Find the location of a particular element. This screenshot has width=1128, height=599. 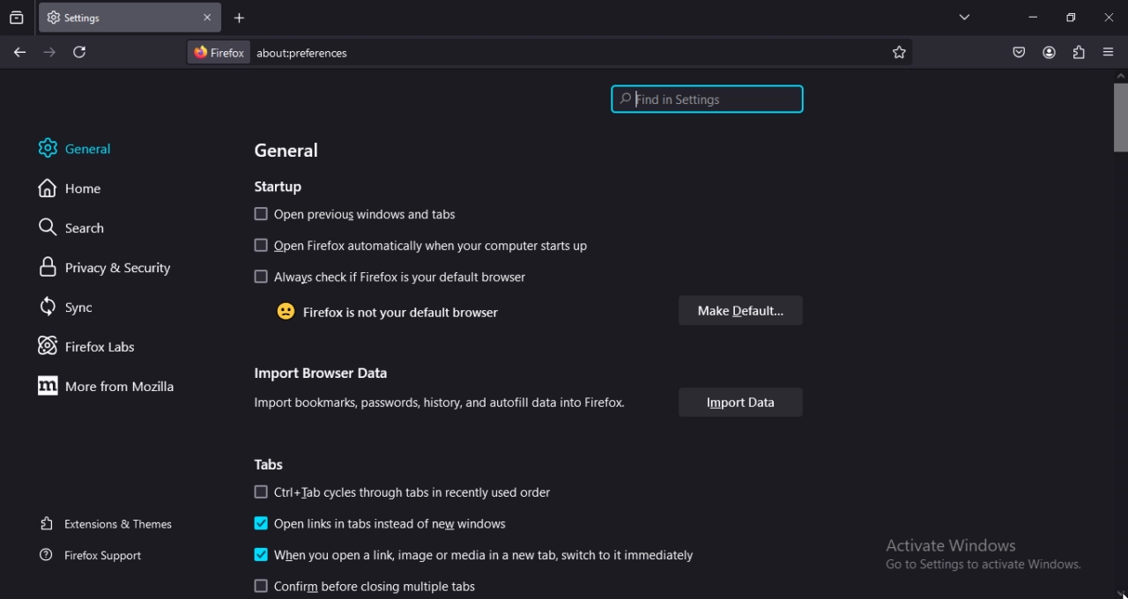

more with firefox is located at coordinates (100, 386).